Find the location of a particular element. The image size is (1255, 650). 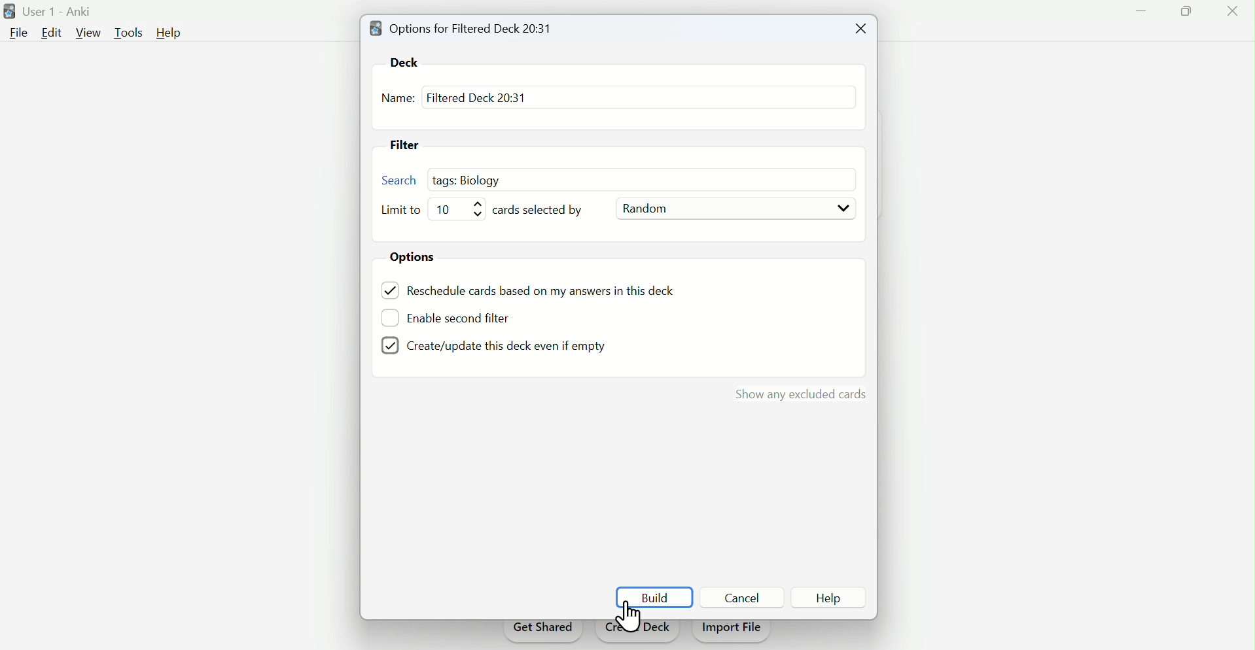

Filtered deck 20: 31 is located at coordinates (476, 97).